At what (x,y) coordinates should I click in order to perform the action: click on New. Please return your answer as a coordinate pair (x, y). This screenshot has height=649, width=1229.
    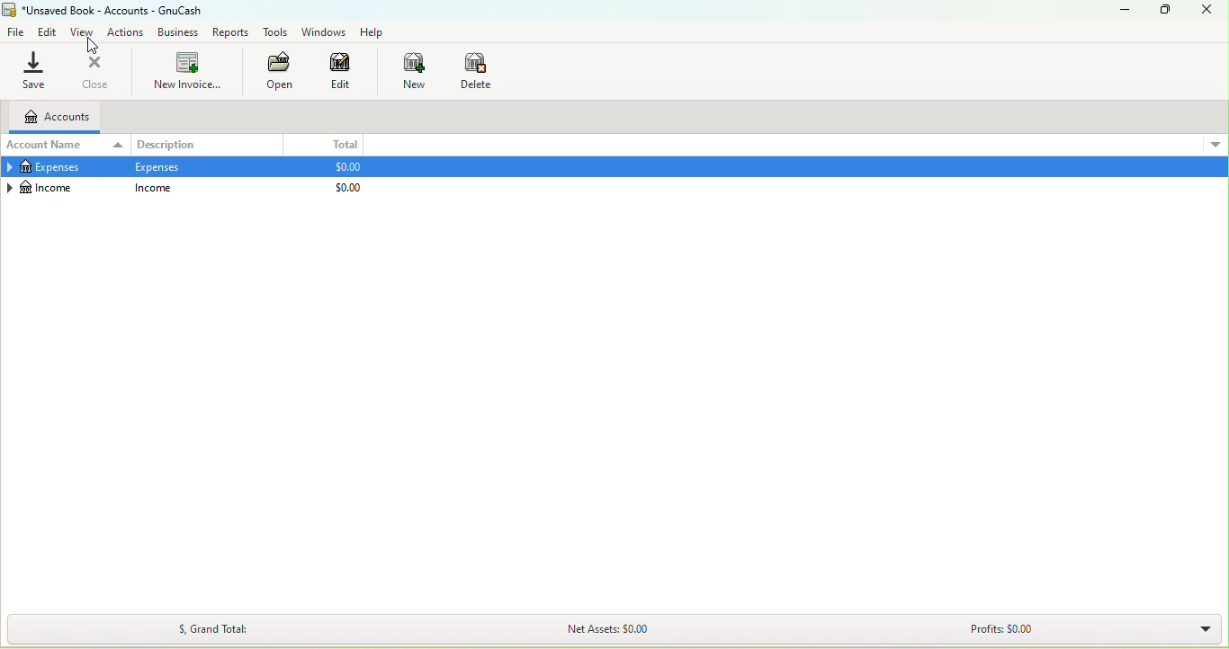
    Looking at the image, I should click on (413, 72).